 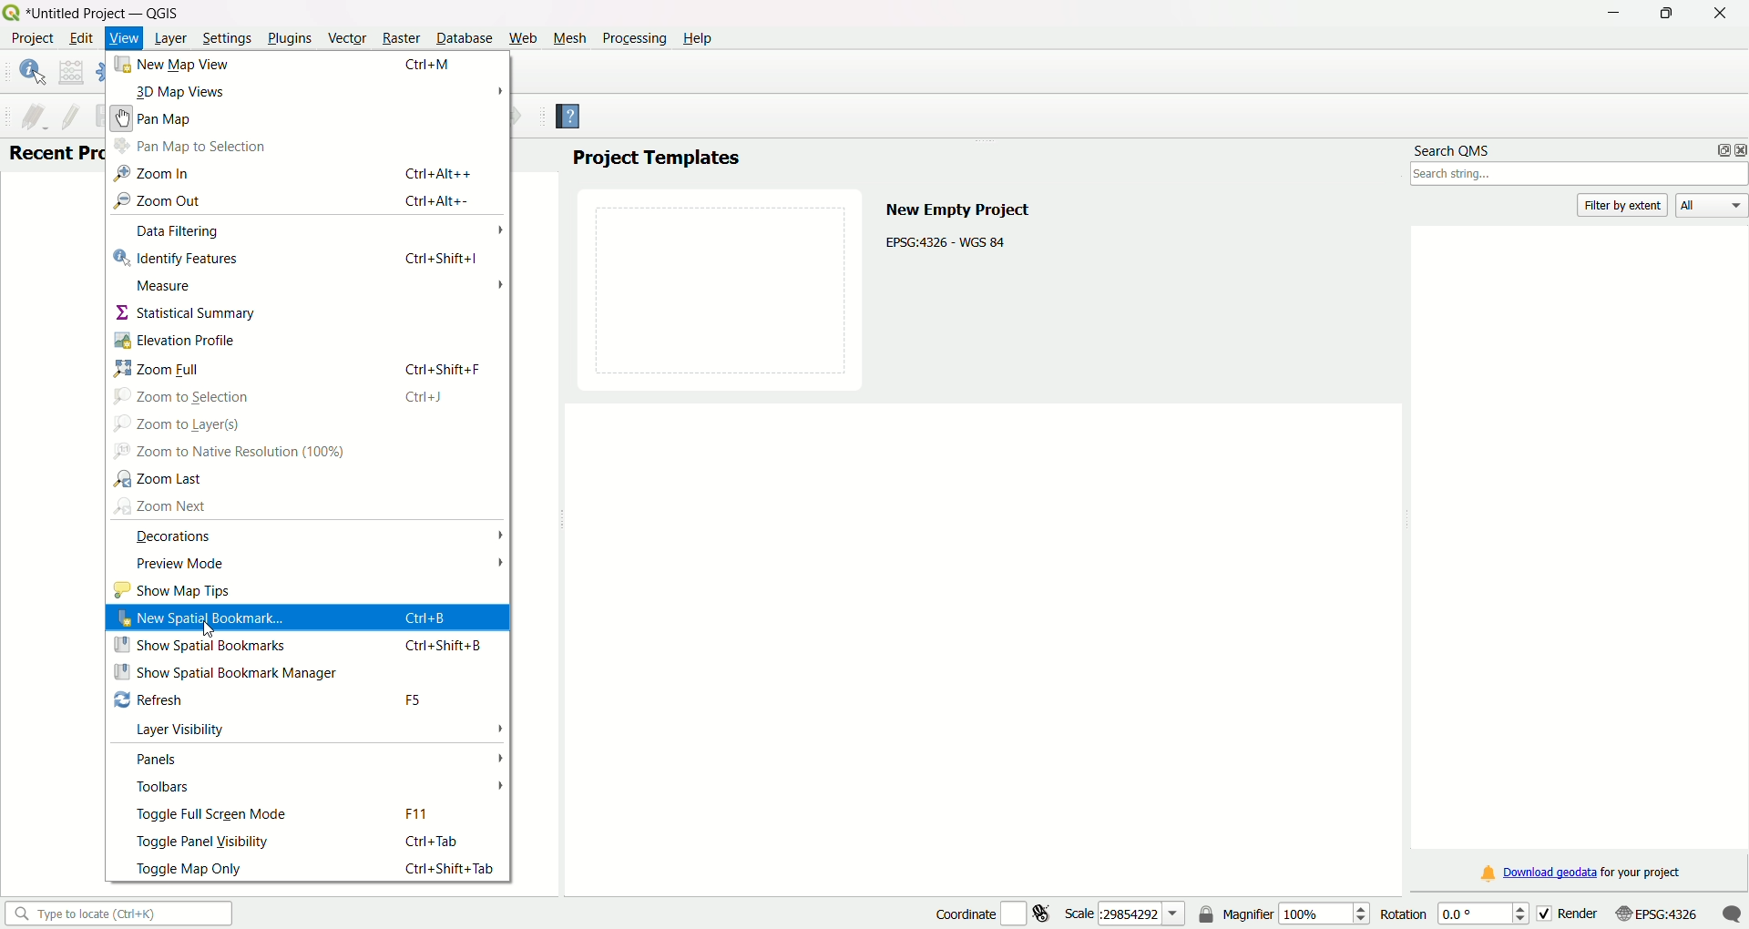 I want to click on all, so click(x=1713, y=207).